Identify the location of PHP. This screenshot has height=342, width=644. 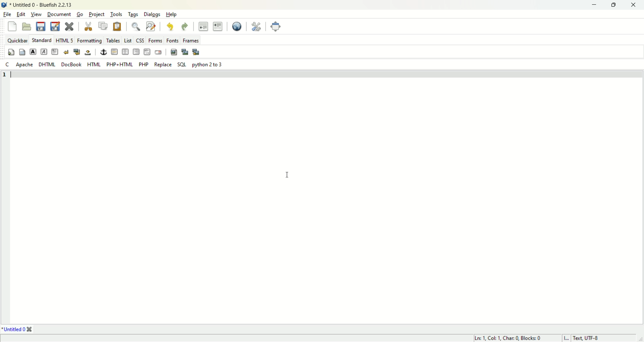
(144, 64).